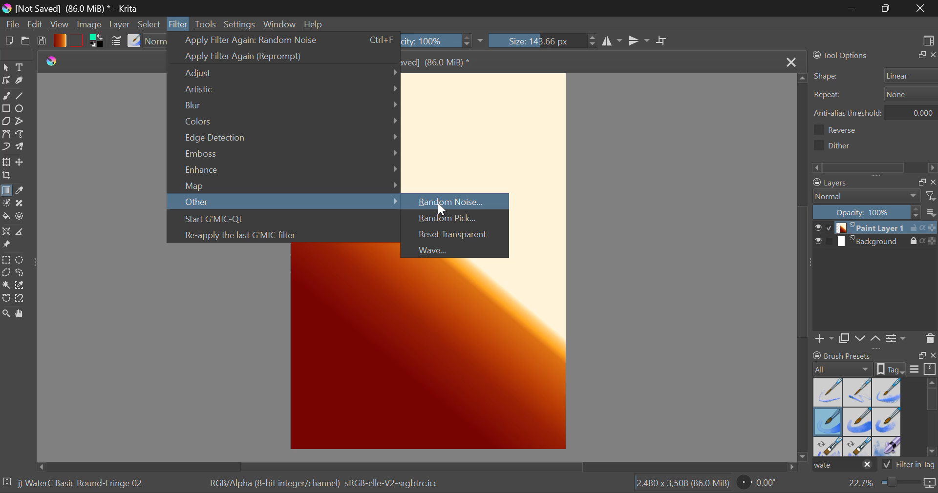 Image resolution: width=938 pixels, height=493 pixels. Describe the element at coordinates (7, 96) in the screenshot. I see `Freehand` at that location.